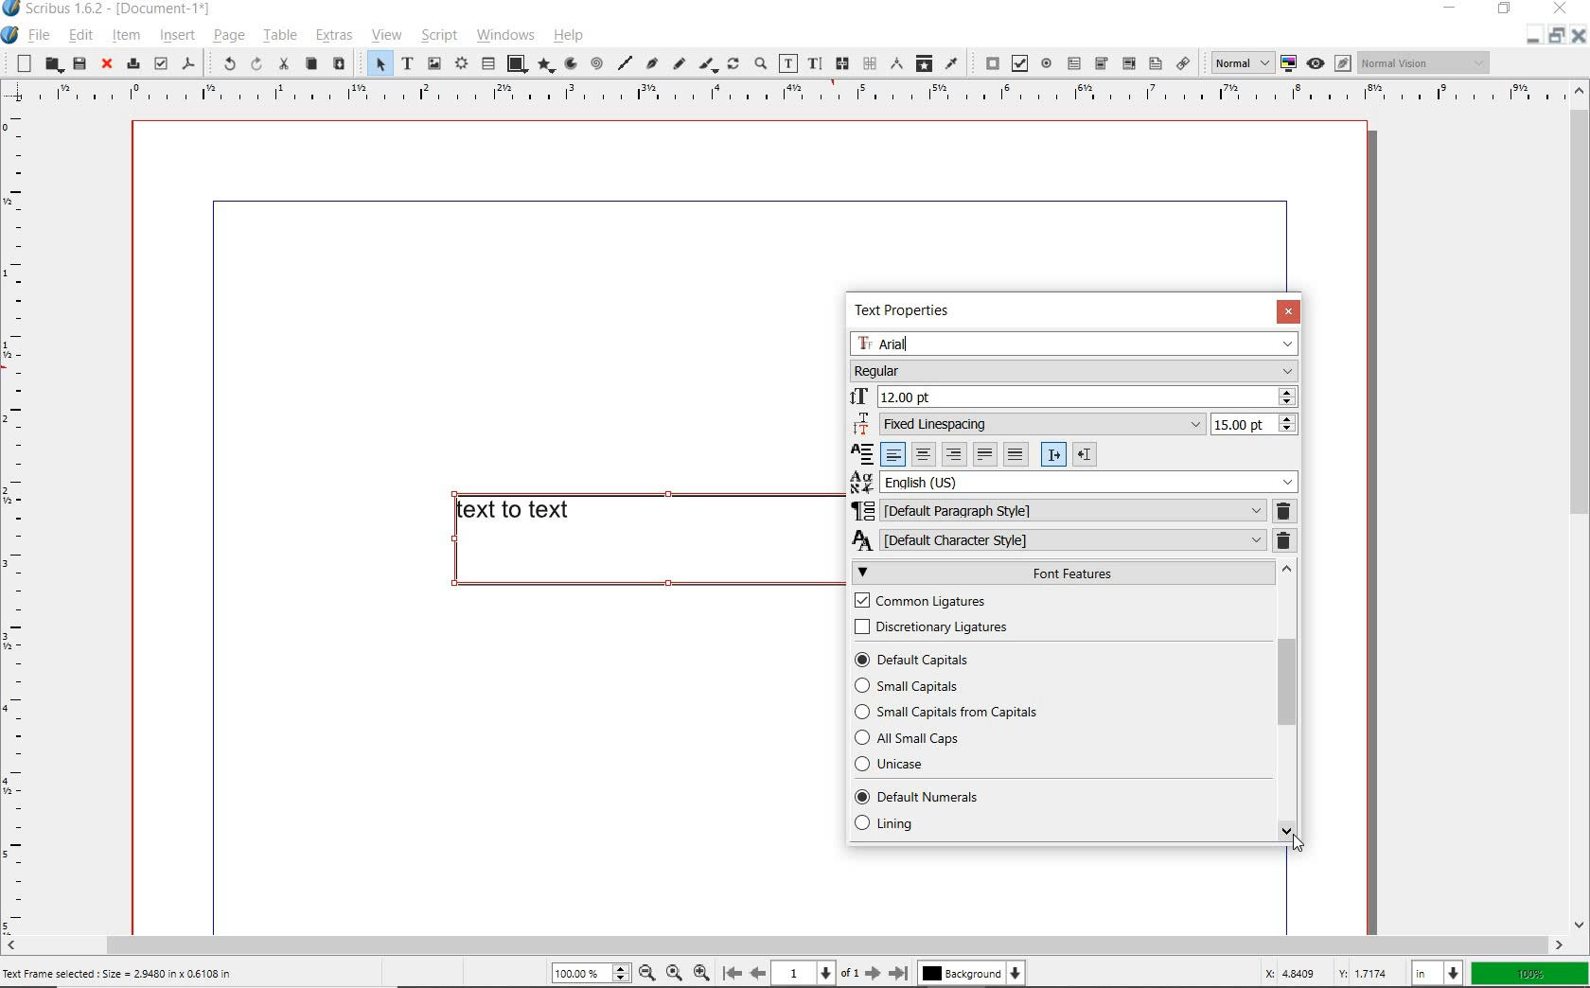  What do you see at coordinates (1047, 65) in the screenshot?
I see `pdf radio button` at bounding box center [1047, 65].